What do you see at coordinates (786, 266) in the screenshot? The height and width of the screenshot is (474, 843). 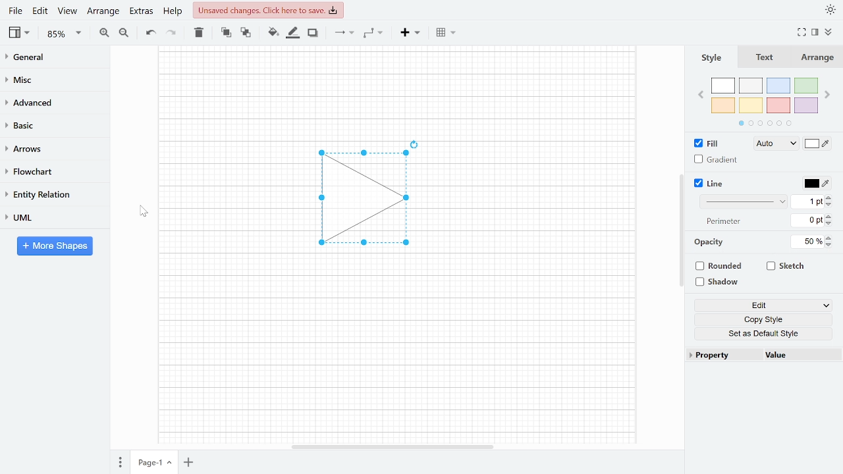 I see `Sketch` at bounding box center [786, 266].